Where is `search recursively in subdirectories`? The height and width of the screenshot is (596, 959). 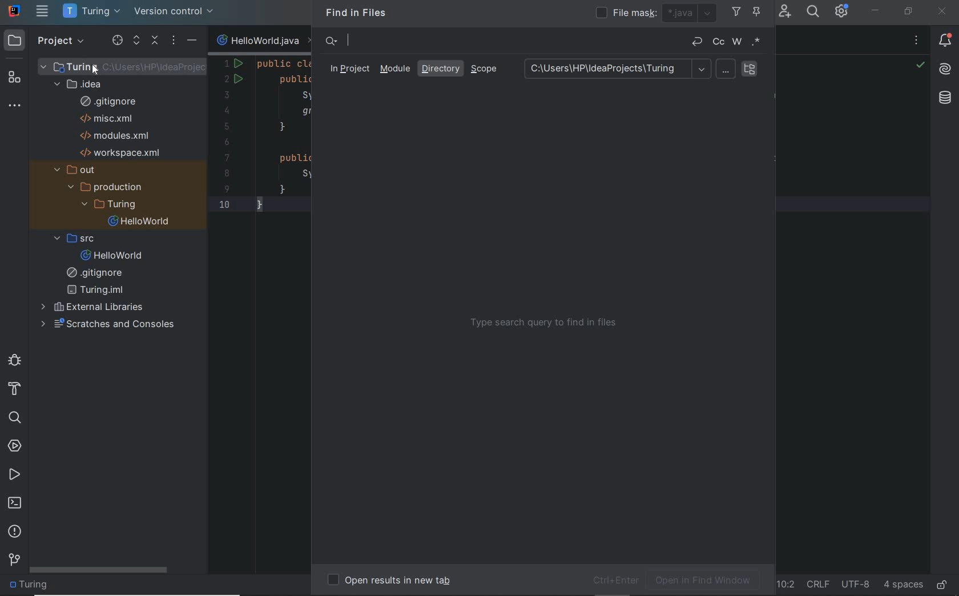
search recursively in subdirectories is located at coordinates (752, 69).